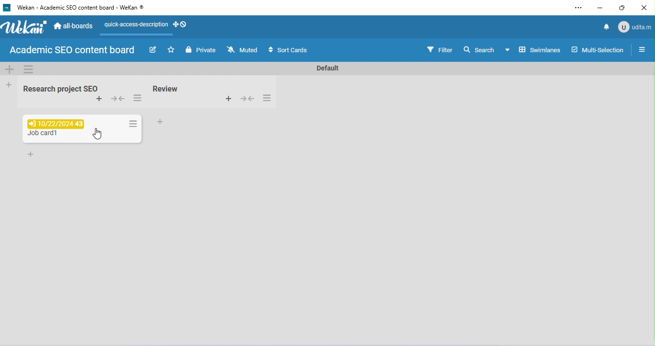 This screenshot has width=655, height=346. I want to click on add card to top of list, so click(228, 98).